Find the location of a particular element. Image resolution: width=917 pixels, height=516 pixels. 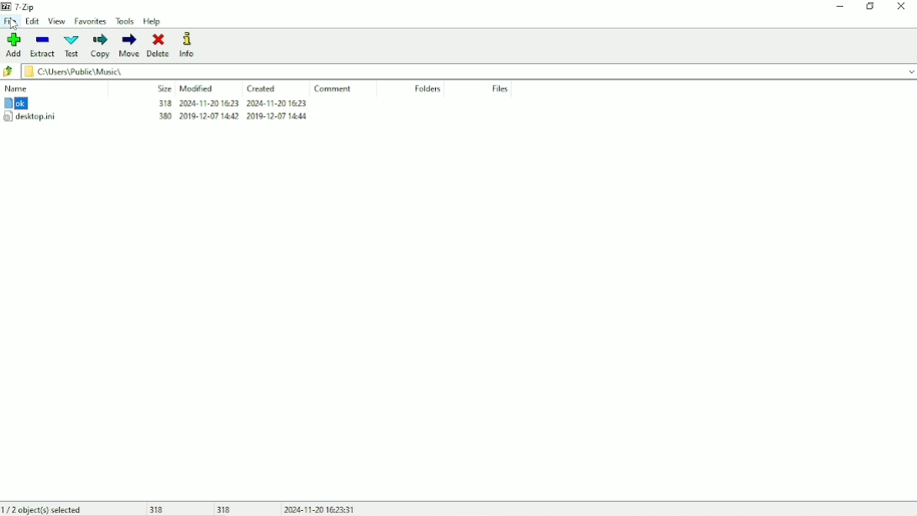

Delete is located at coordinates (159, 45).